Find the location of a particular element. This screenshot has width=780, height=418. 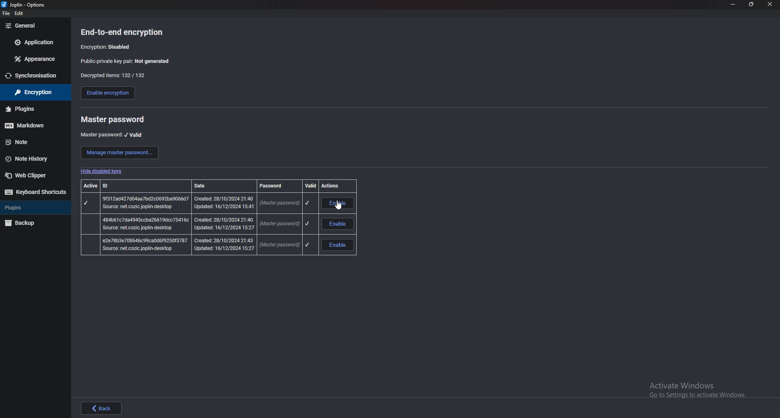

close is located at coordinates (769, 5).